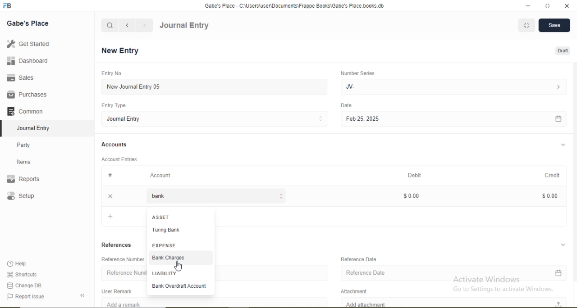 The width and height of the screenshot is (577, 308). What do you see at coordinates (360, 259) in the screenshot?
I see `Reference Date` at bounding box center [360, 259].